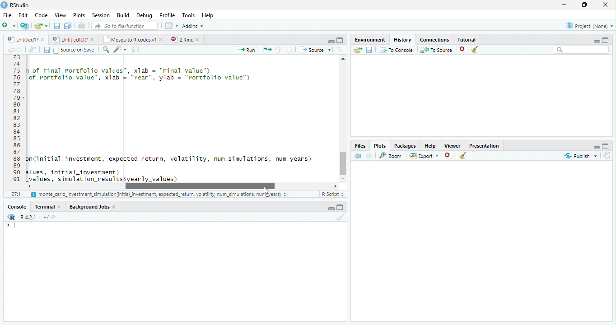  What do you see at coordinates (75, 50) in the screenshot?
I see `Source on save` at bounding box center [75, 50].